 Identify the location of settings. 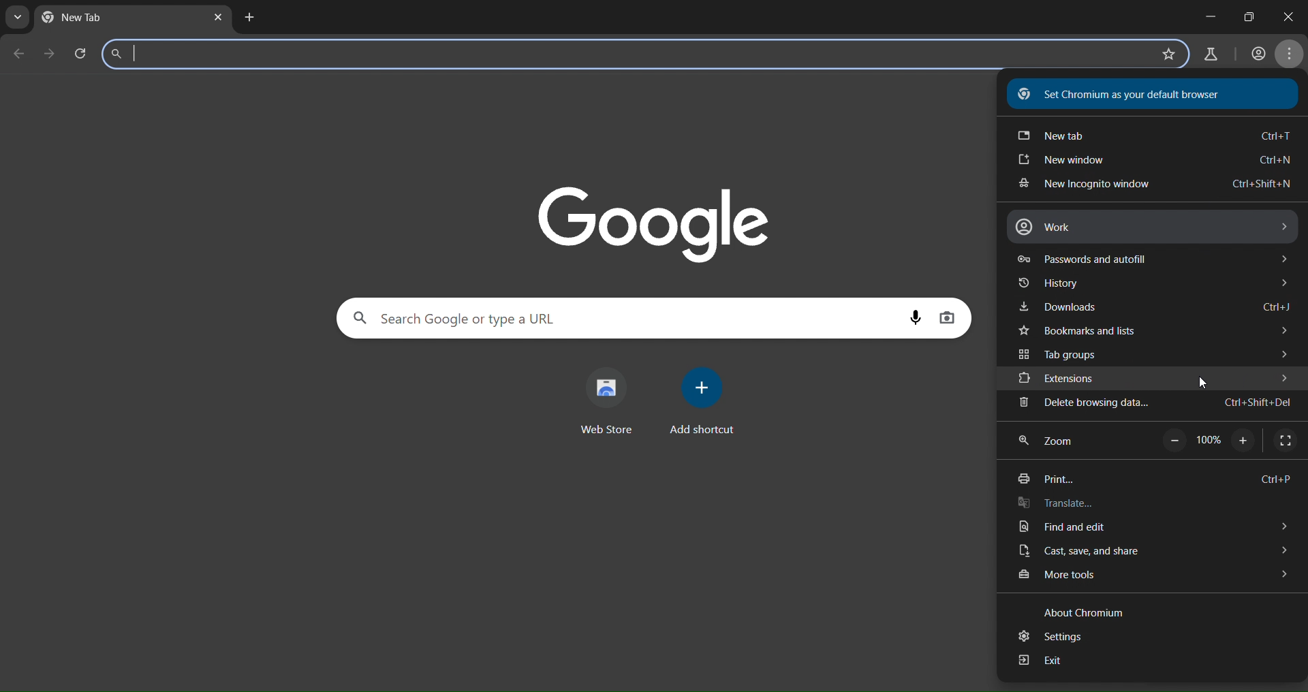
(1054, 638).